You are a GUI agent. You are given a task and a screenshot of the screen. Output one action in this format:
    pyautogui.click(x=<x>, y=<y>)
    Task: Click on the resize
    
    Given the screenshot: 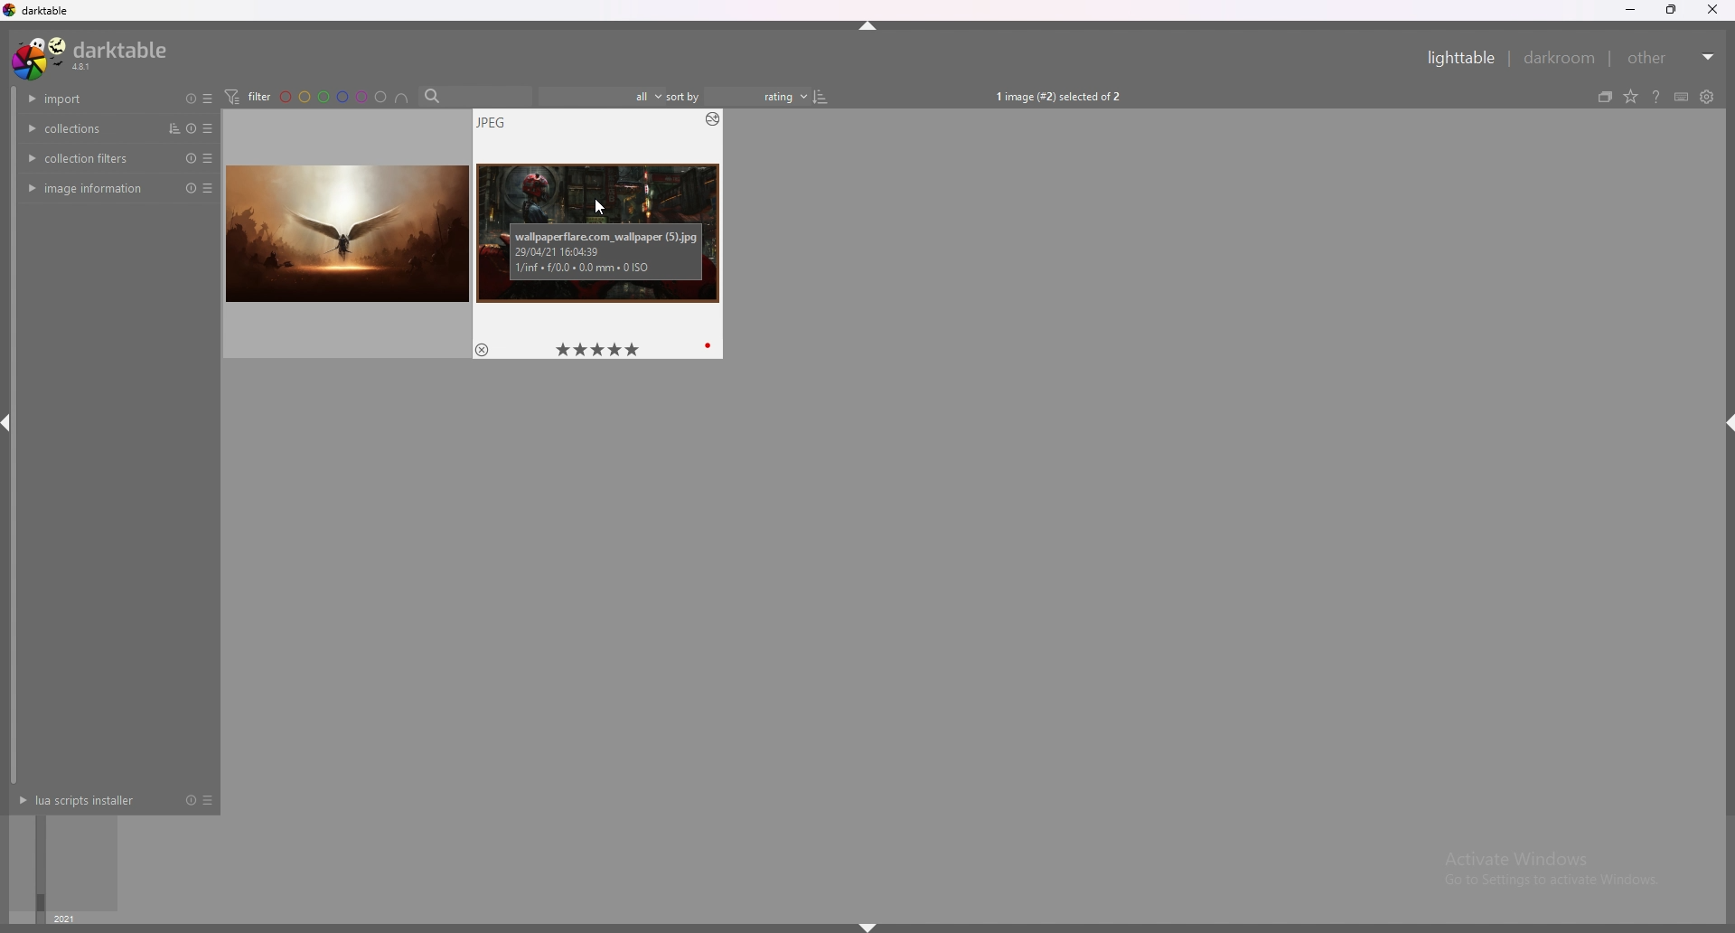 What is the action you would take?
    pyautogui.click(x=1671, y=10)
    